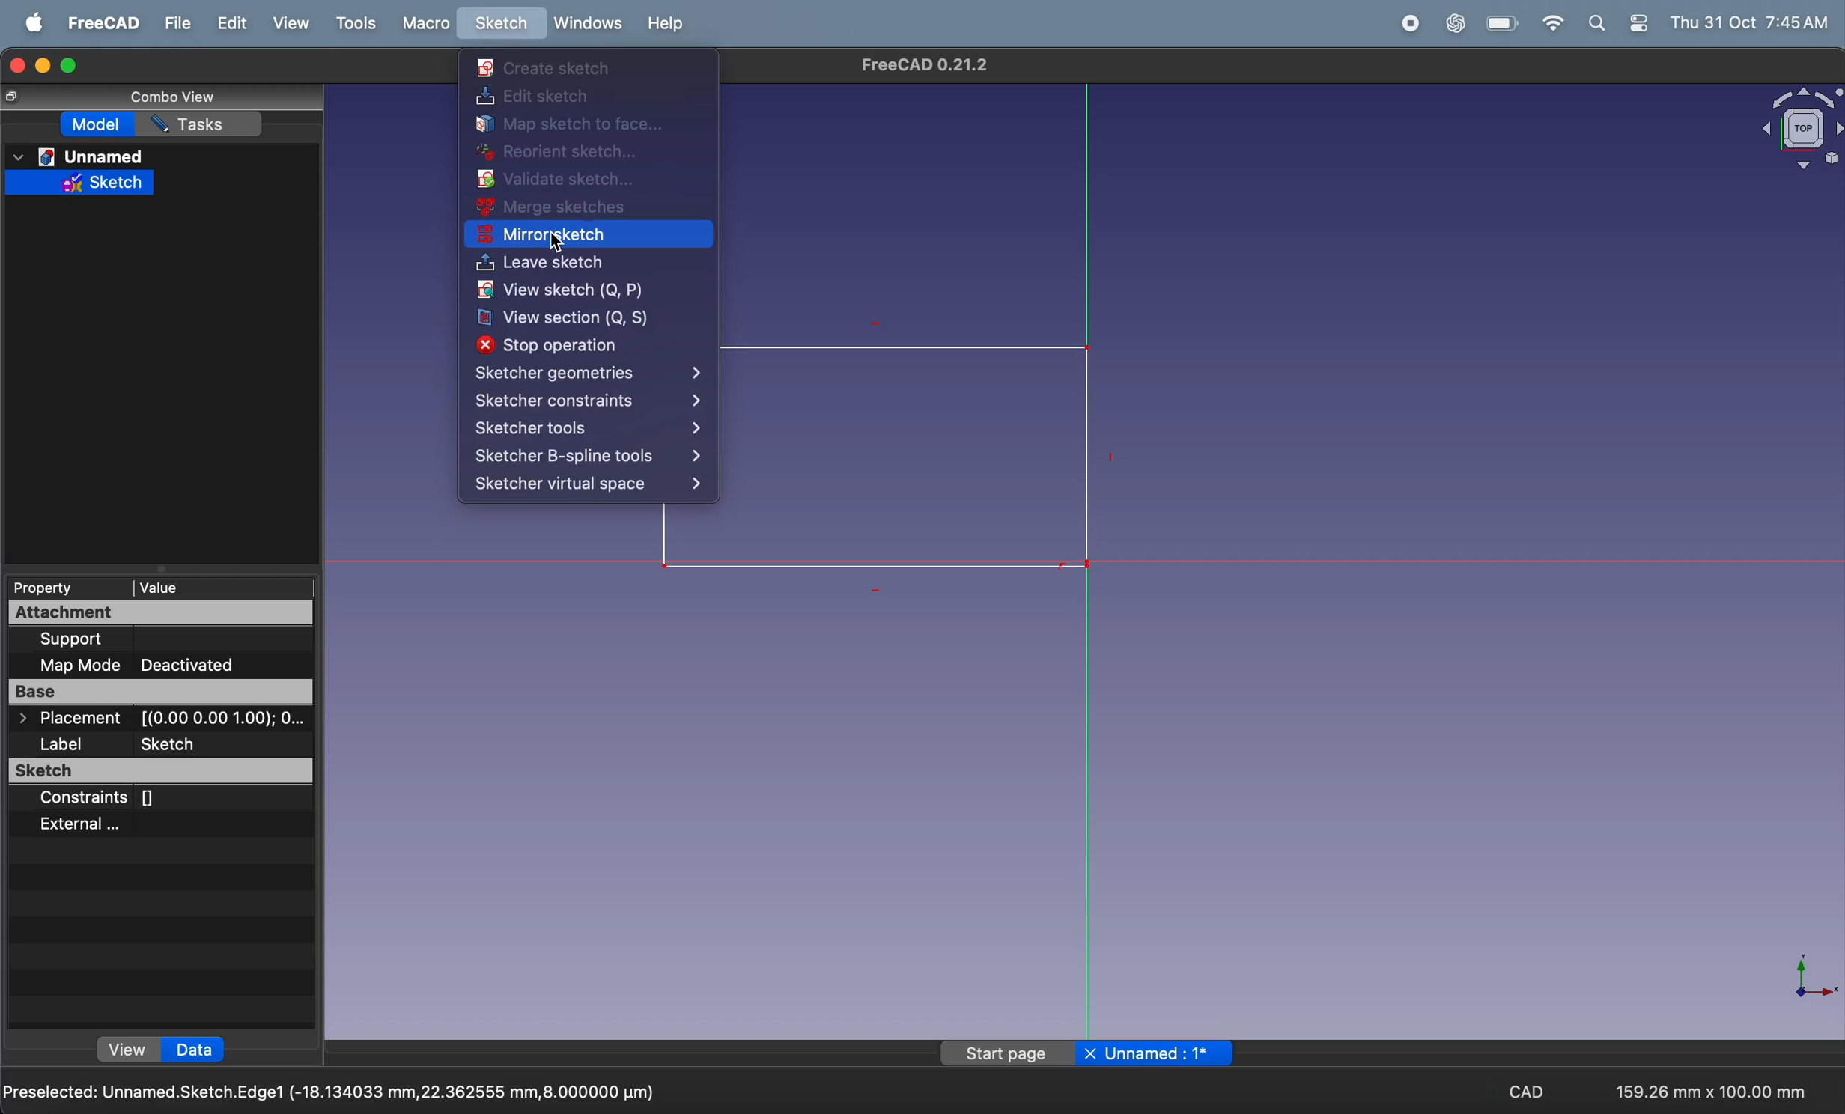 Image resolution: width=1845 pixels, height=1114 pixels. What do you see at coordinates (285, 23) in the screenshot?
I see `view` at bounding box center [285, 23].